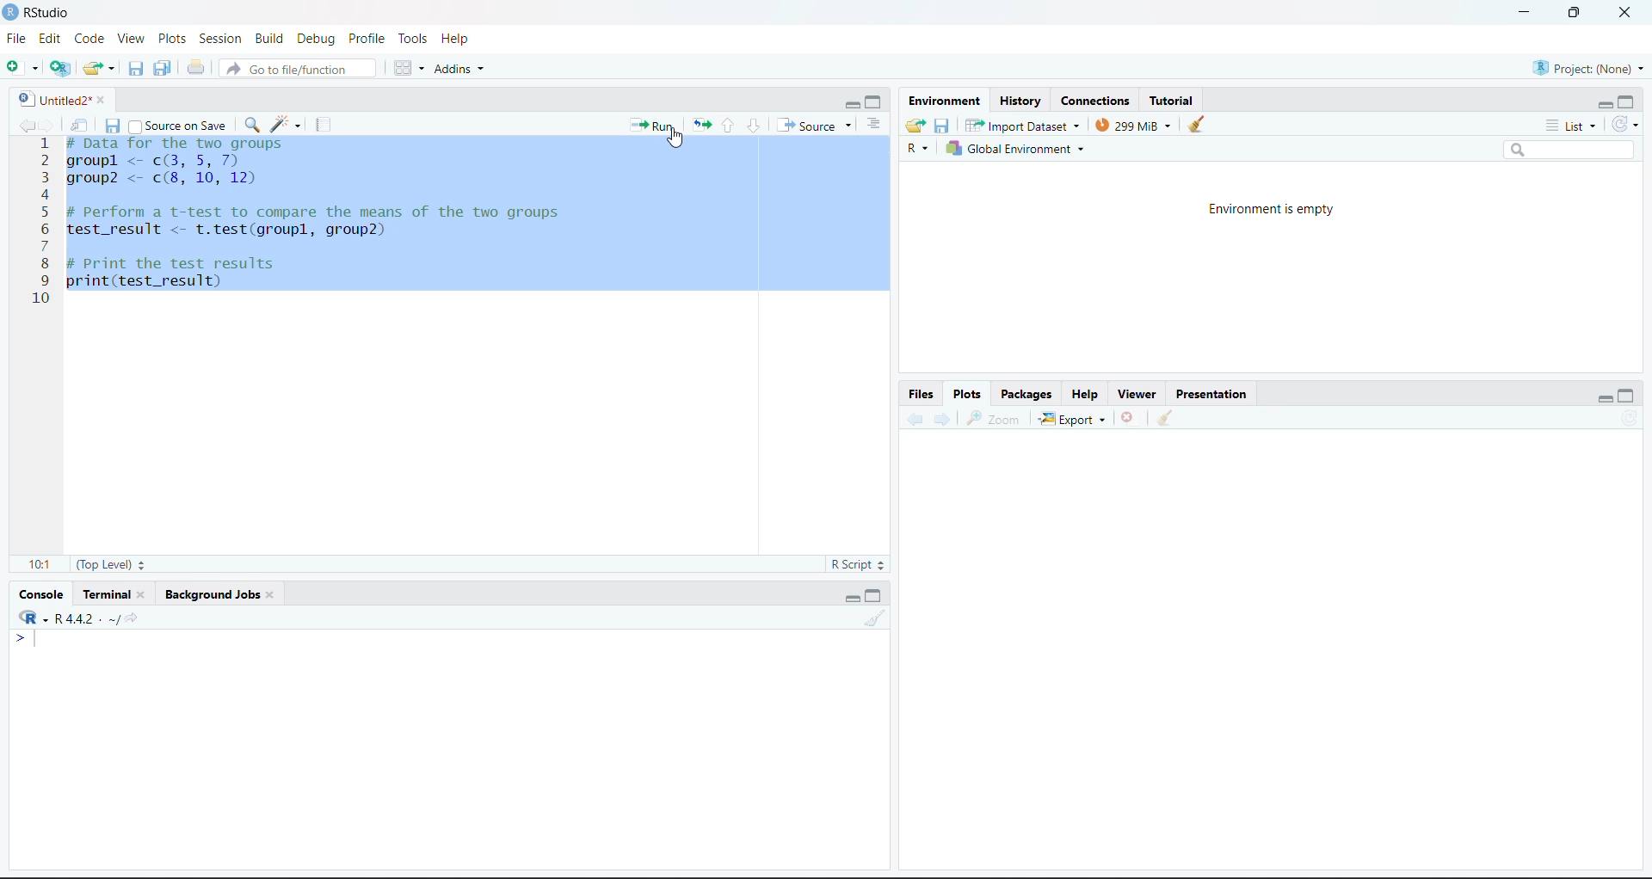 Image resolution: width=1652 pixels, height=879 pixels. Describe the element at coordinates (460, 40) in the screenshot. I see `Help` at that location.